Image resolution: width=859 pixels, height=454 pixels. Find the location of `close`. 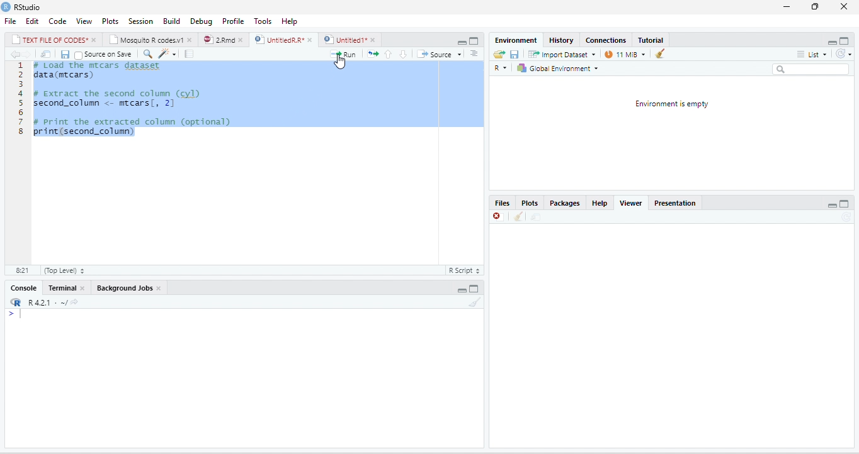

close is located at coordinates (94, 39).